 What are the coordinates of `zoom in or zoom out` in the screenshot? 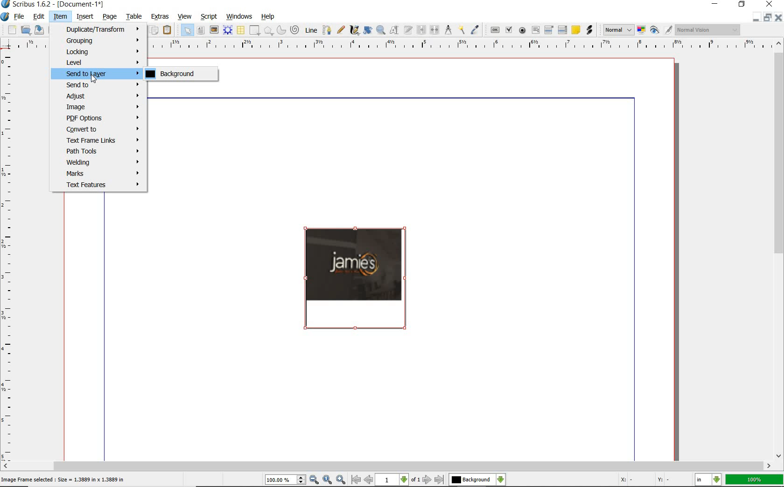 It's located at (381, 30).